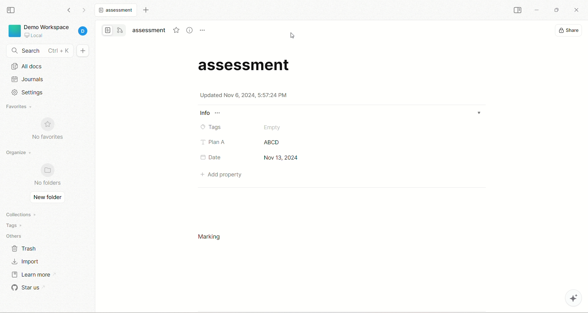  What do you see at coordinates (48, 66) in the screenshot?
I see `all docs` at bounding box center [48, 66].